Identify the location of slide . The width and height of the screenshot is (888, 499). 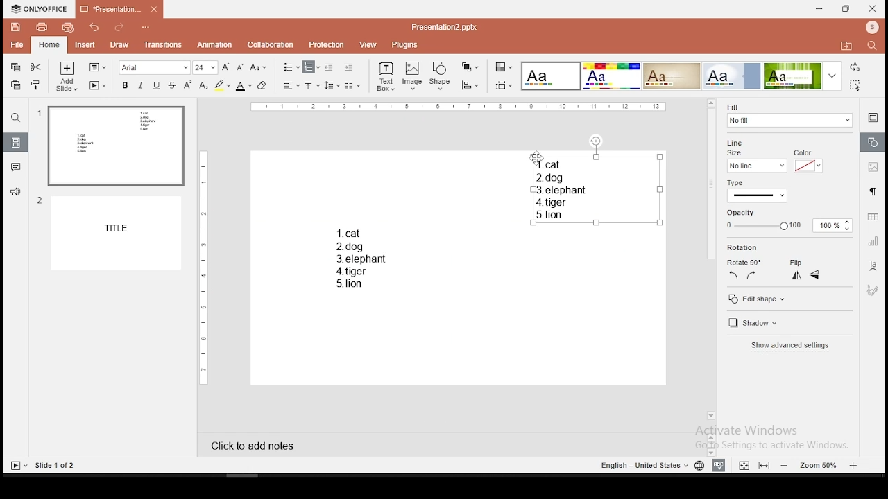
(119, 234).